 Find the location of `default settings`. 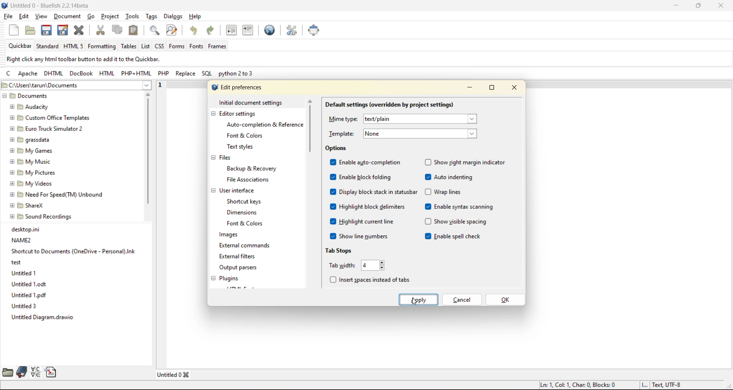

default settings is located at coordinates (389, 105).